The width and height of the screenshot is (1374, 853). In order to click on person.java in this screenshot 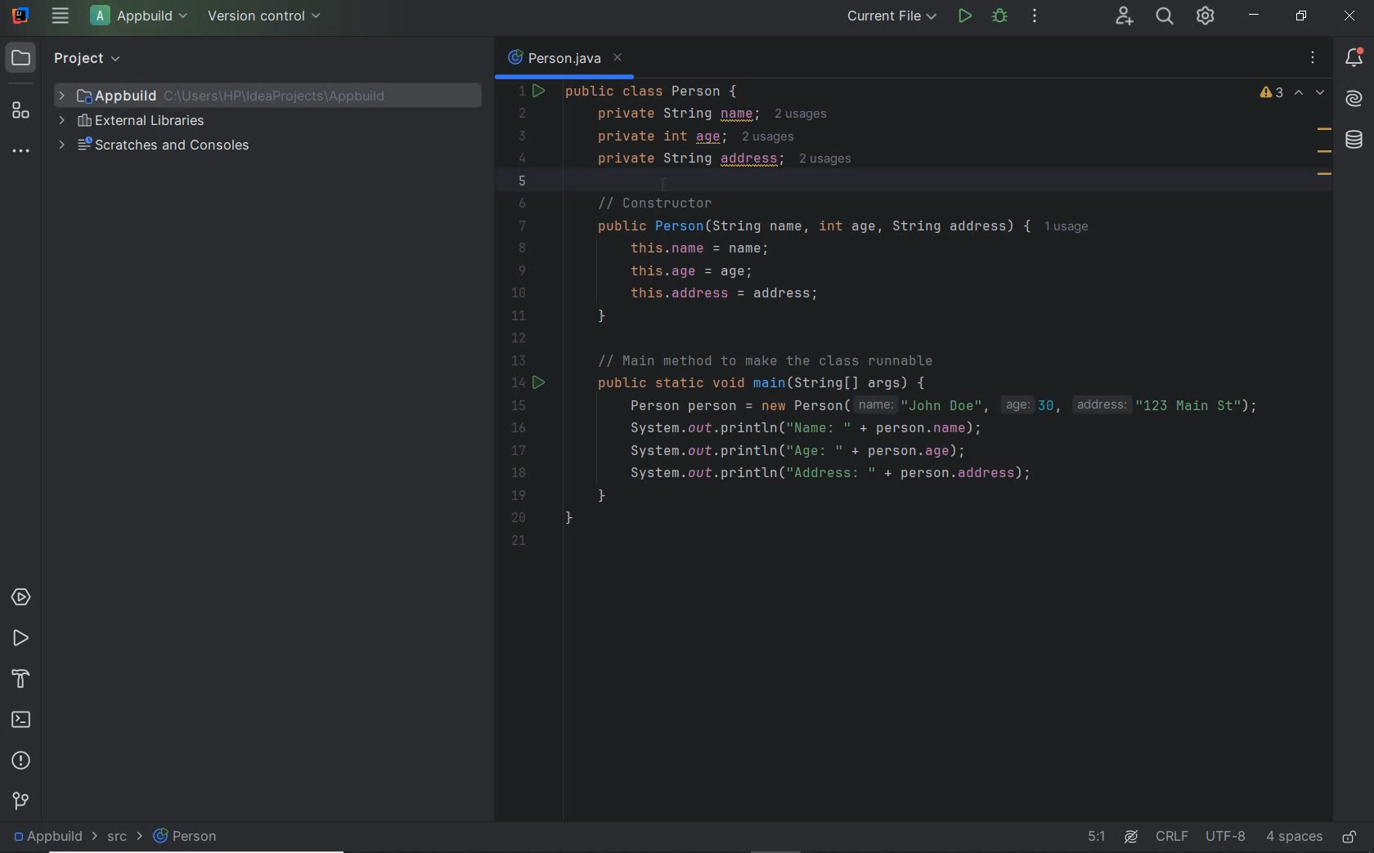, I will do `click(564, 59)`.